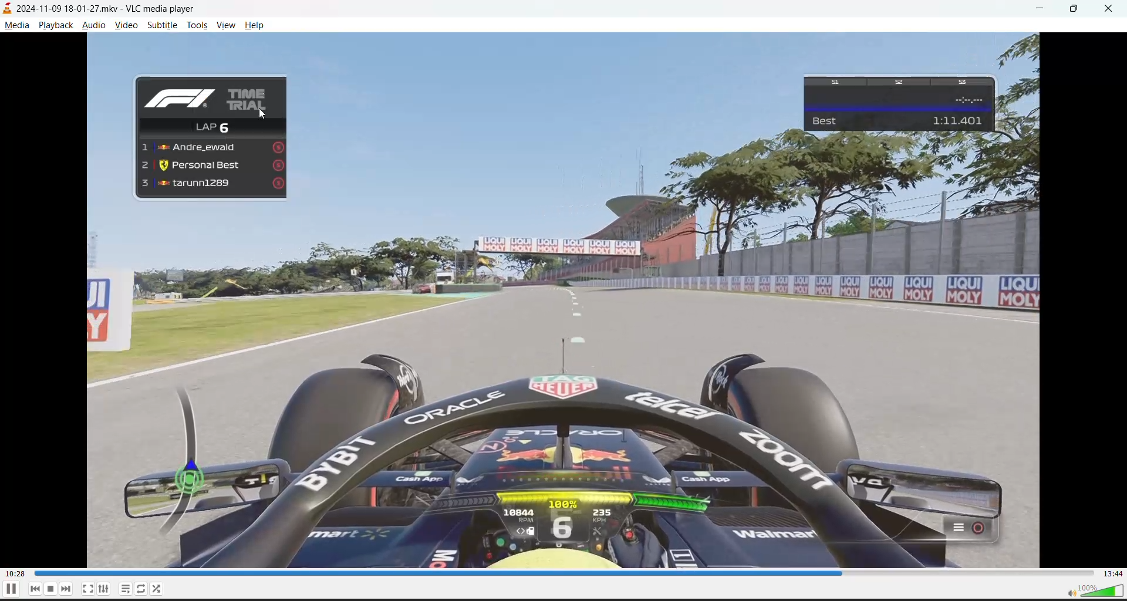 Image resolution: width=1127 pixels, height=601 pixels. Describe the element at coordinates (104, 589) in the screenshot. I see `settings` at that location.